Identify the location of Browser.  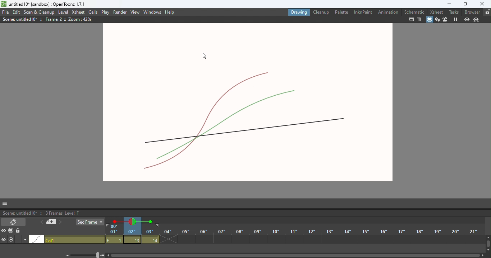
(471, 11).